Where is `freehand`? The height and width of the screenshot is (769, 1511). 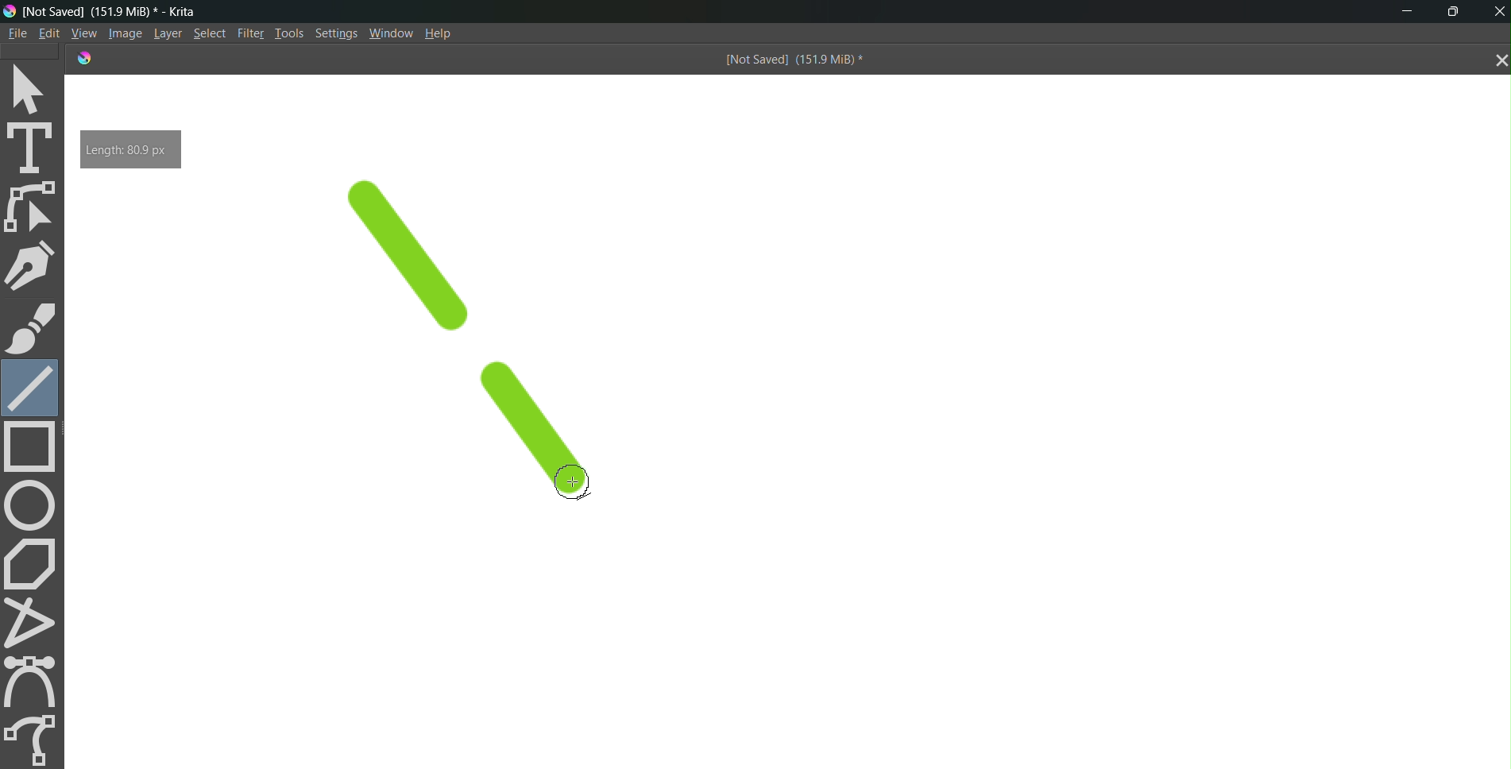 freehand is located at coordinates (33, 737).